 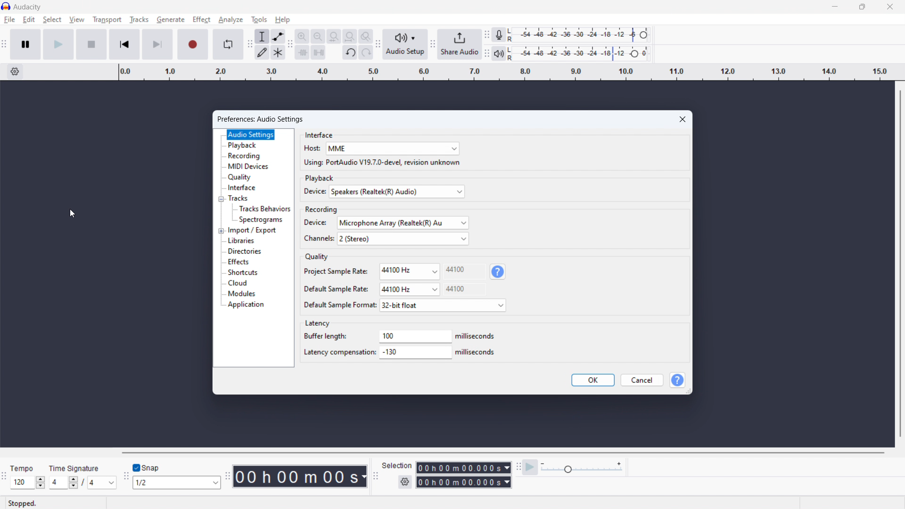 I want to click on playback meter toolbar, so click(x=486, y=53).